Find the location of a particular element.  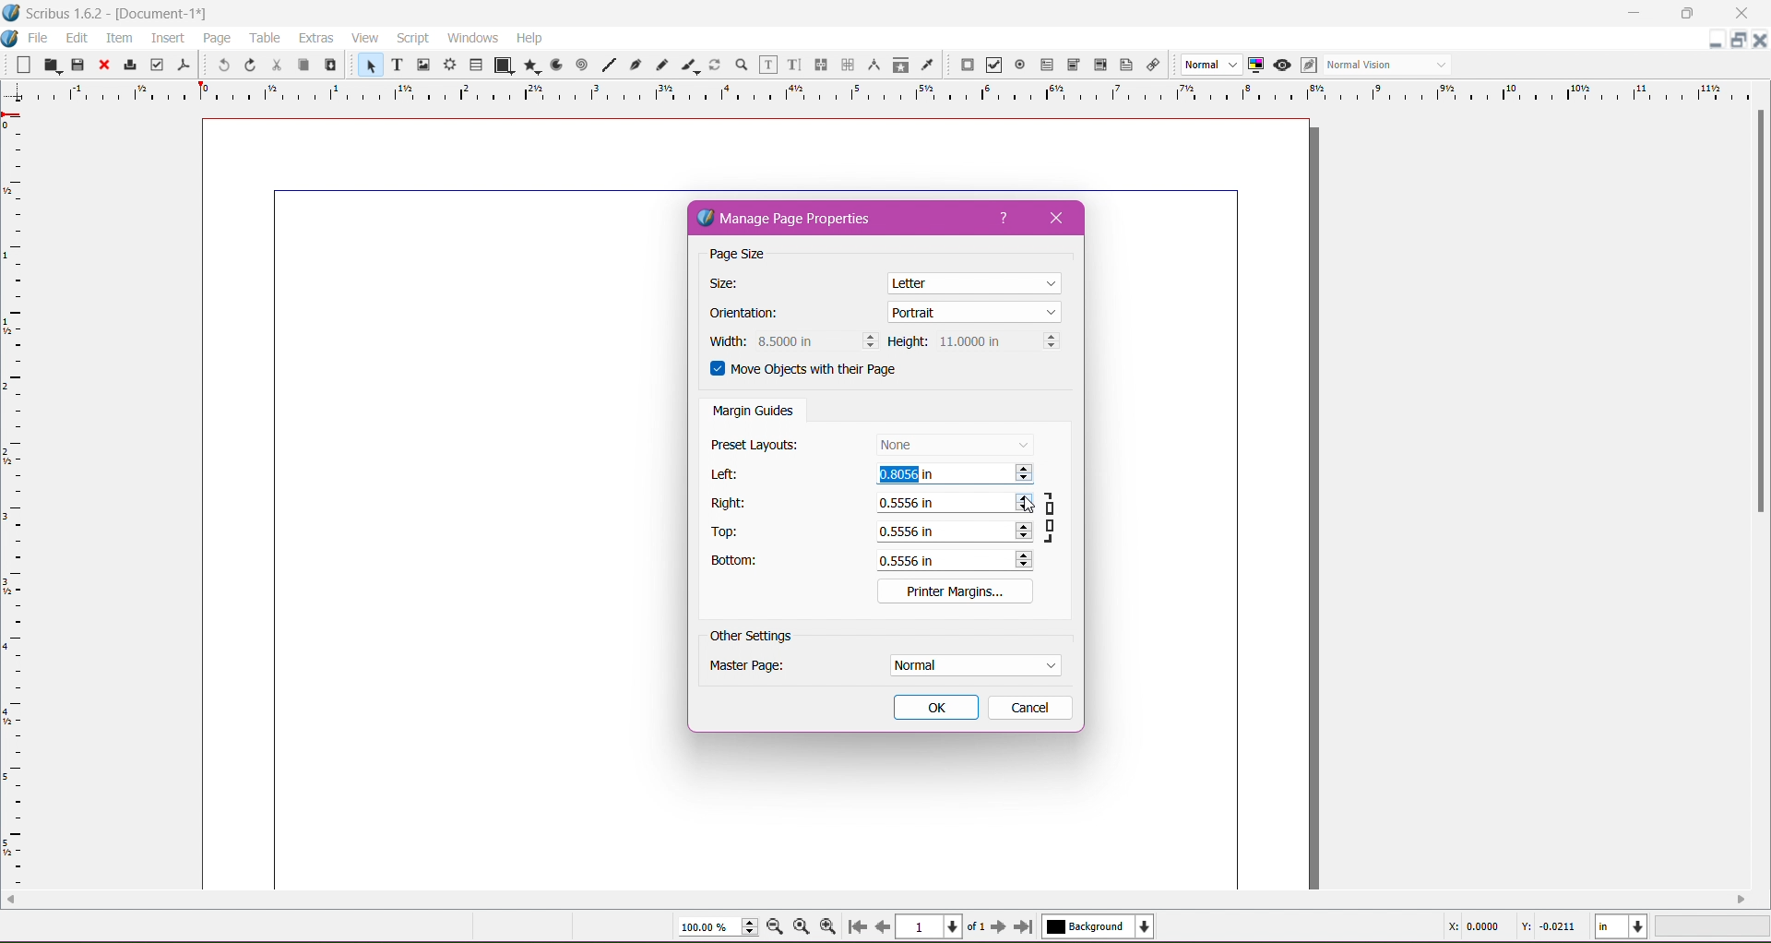

Close is located at coordinates (102, 66).